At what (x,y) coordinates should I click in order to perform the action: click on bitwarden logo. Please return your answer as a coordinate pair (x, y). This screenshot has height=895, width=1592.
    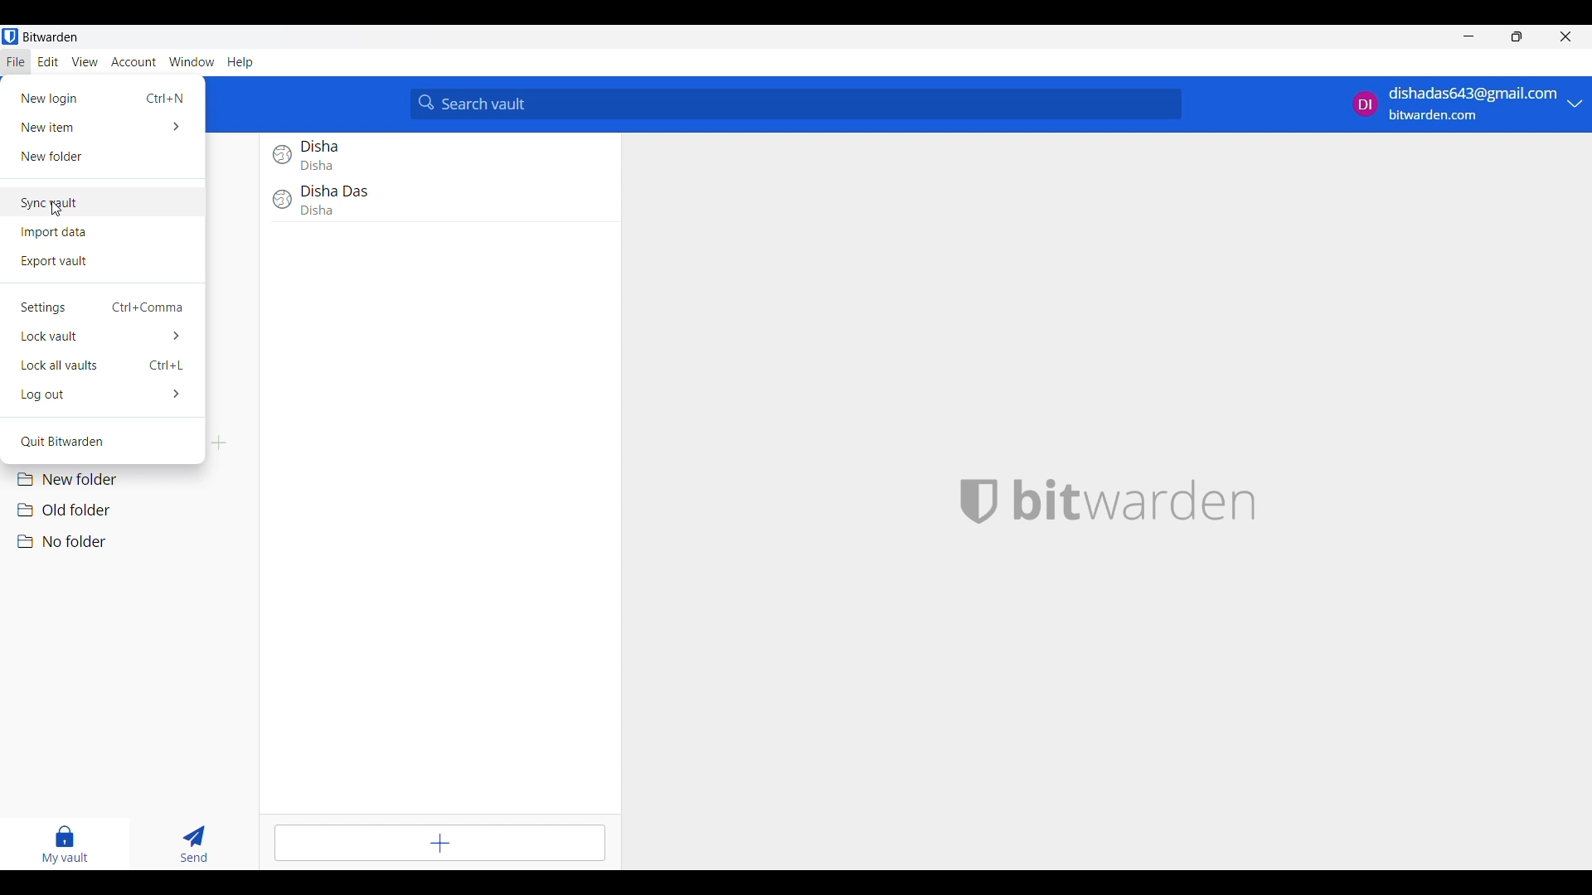
    Looking at the image, I should click on (981, 499).